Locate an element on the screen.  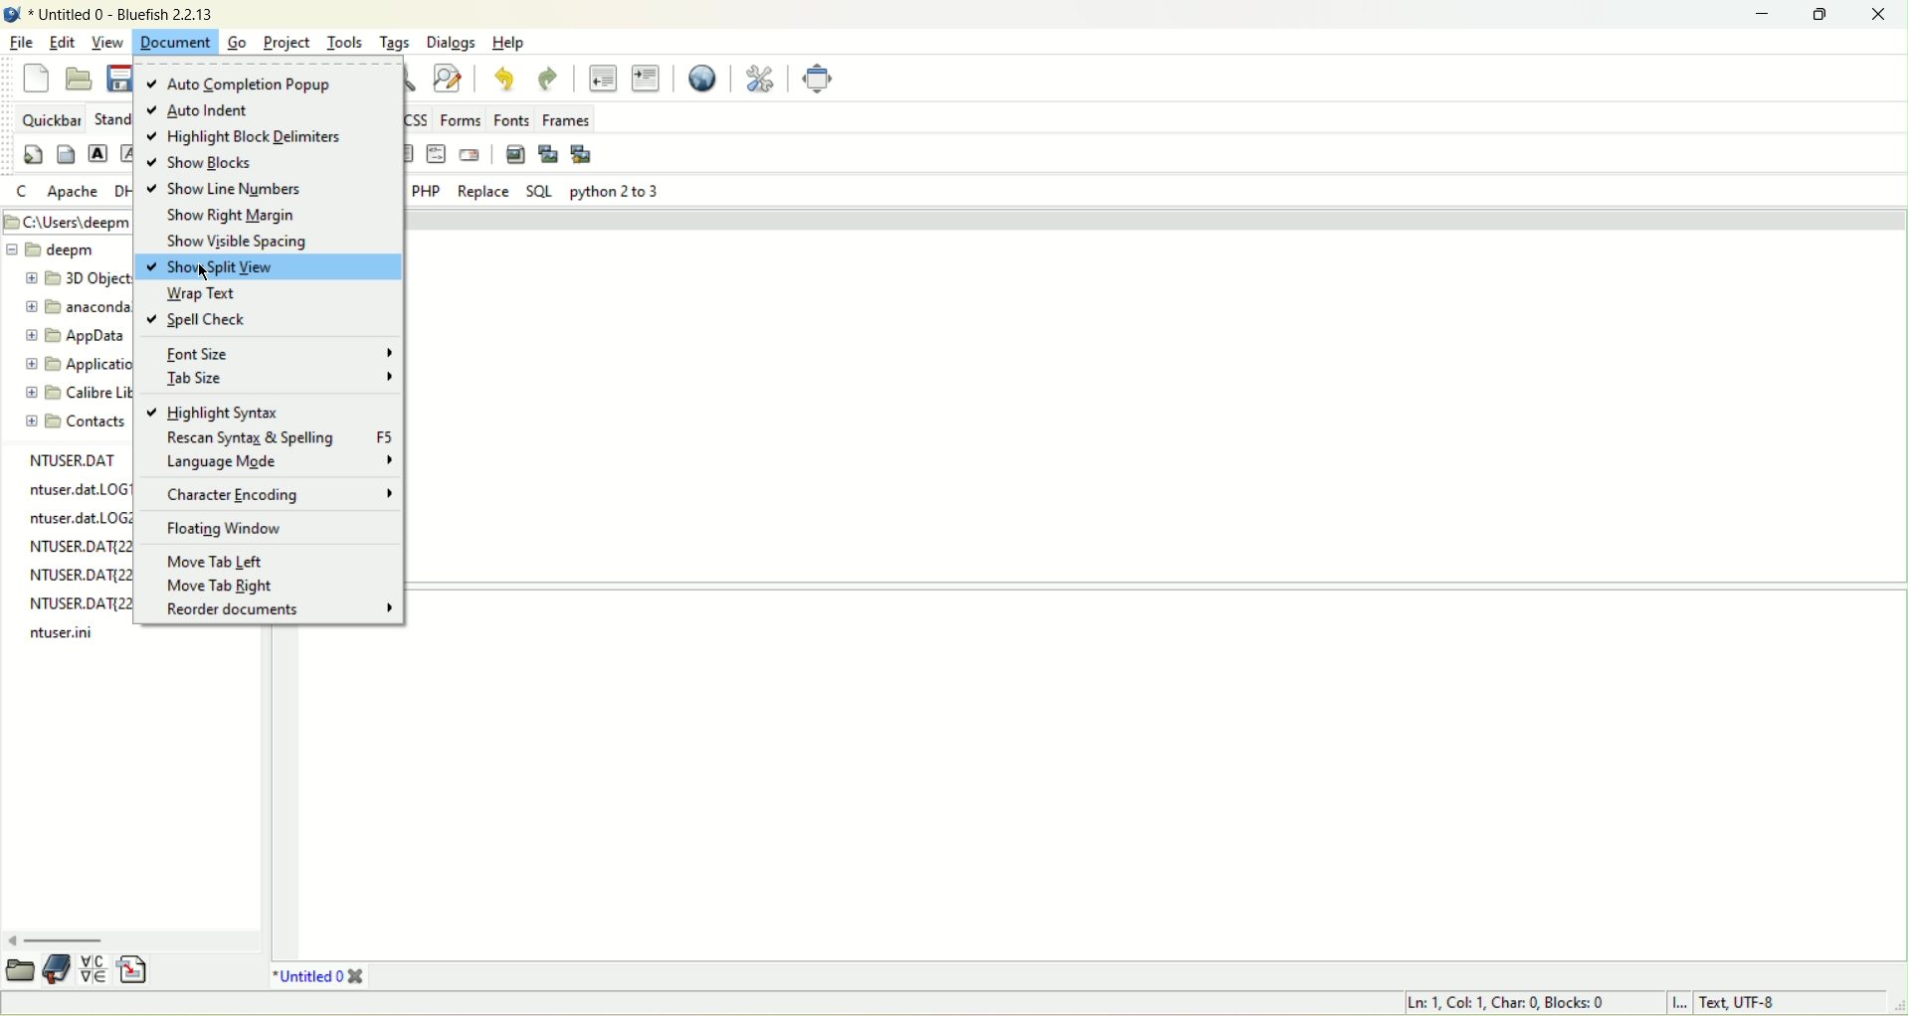
file is located at coordinates (22, 41).